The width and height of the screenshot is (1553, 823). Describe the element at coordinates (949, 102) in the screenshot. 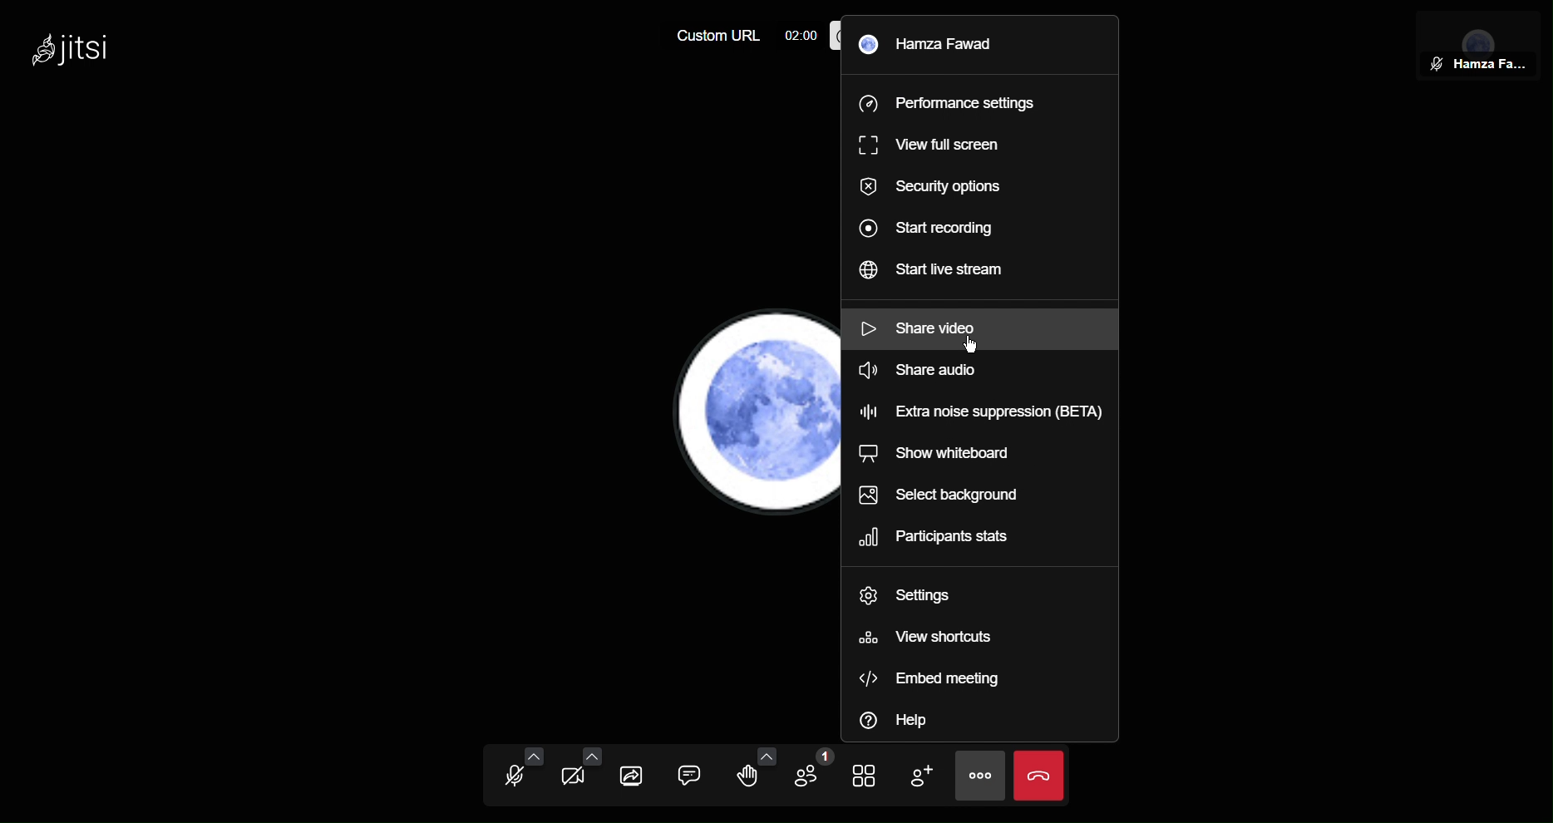

I see `Performance ` at that location.